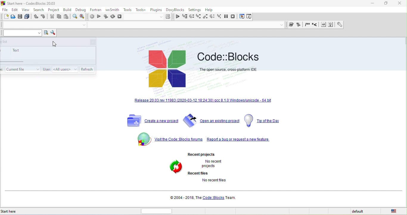  Describe the element at coordinates (242, 17) in the screenshot. I see `debugging window` at that location.